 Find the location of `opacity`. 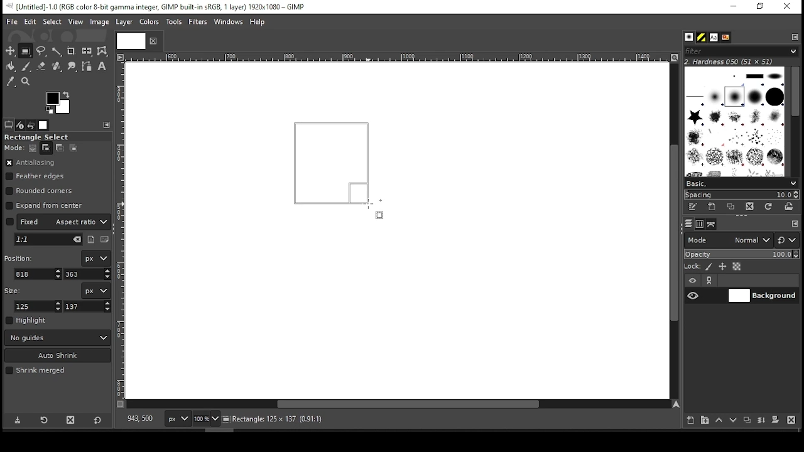

opacity is located at coordinates (741, 256).